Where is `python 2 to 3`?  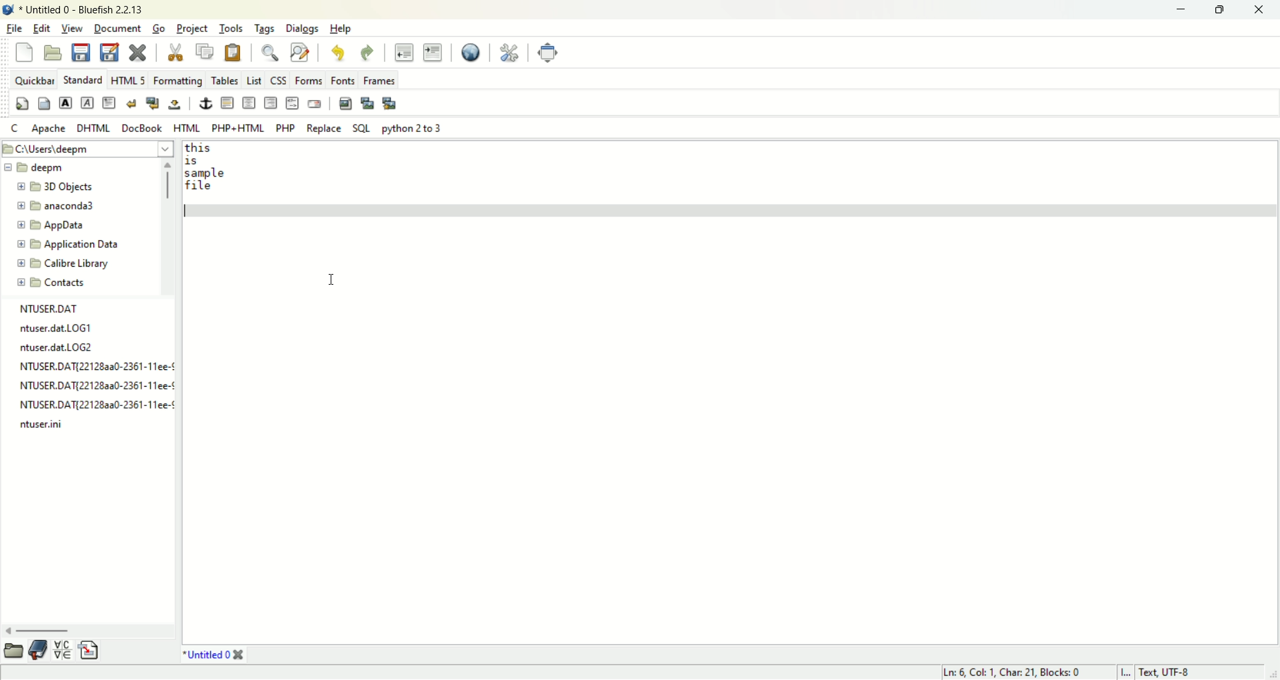 python 2 to 3 is located at coordinates (412, 128).